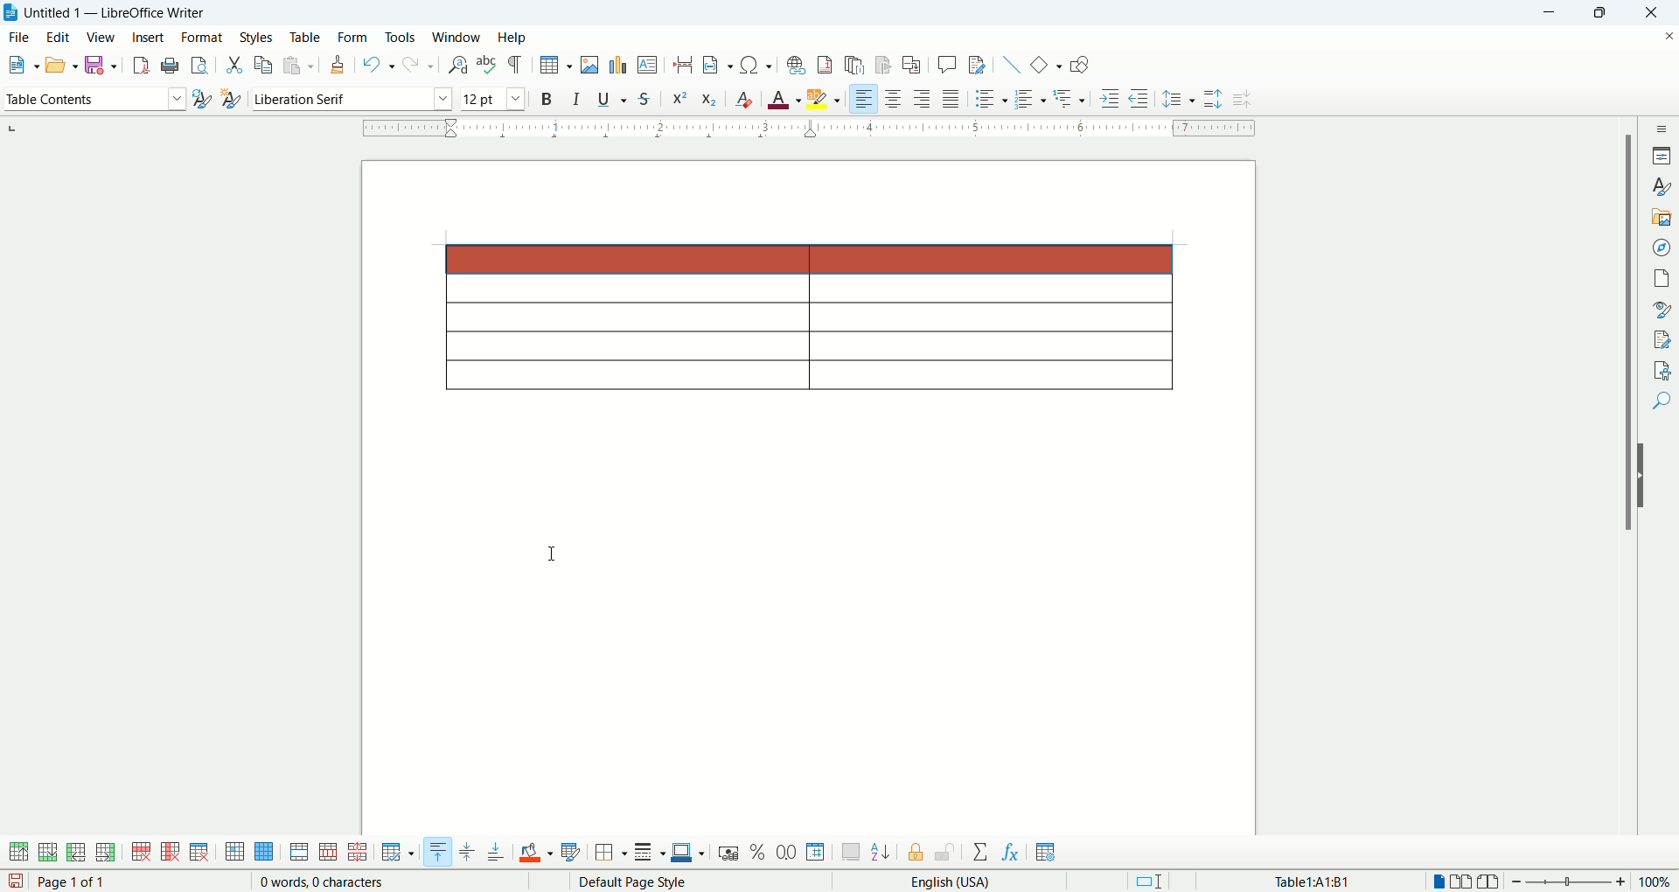  What do you see at coordinates (101, 37) in the screenshot?
I see `view` at bounding box center [101, 37].